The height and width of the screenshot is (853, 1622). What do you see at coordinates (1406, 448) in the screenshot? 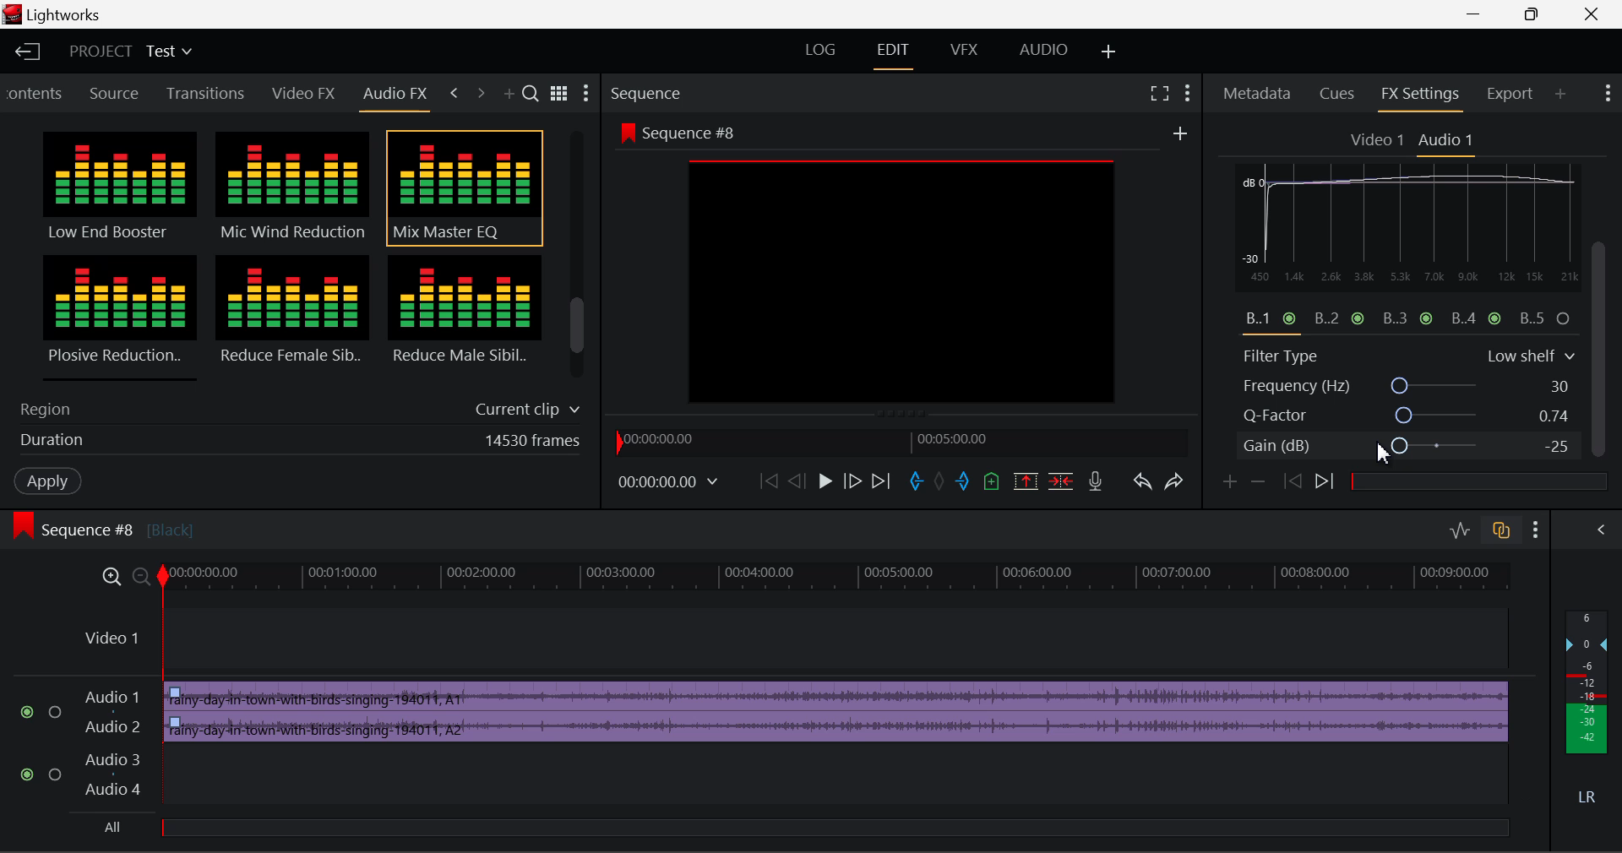
I see `Gain (dB)` at bounding box center [1406, 448].